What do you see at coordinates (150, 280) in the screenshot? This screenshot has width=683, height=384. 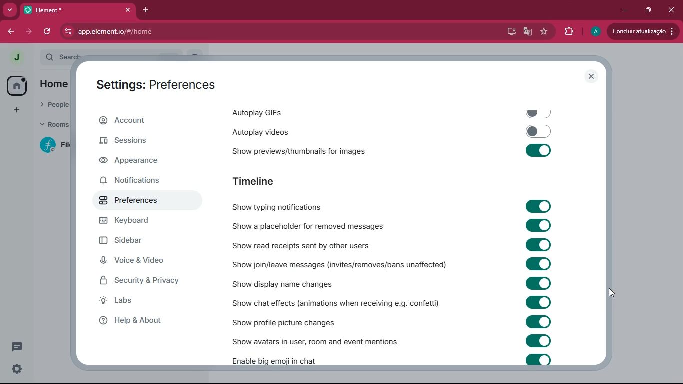 I see `security & security` at bounding box center [150, 280].